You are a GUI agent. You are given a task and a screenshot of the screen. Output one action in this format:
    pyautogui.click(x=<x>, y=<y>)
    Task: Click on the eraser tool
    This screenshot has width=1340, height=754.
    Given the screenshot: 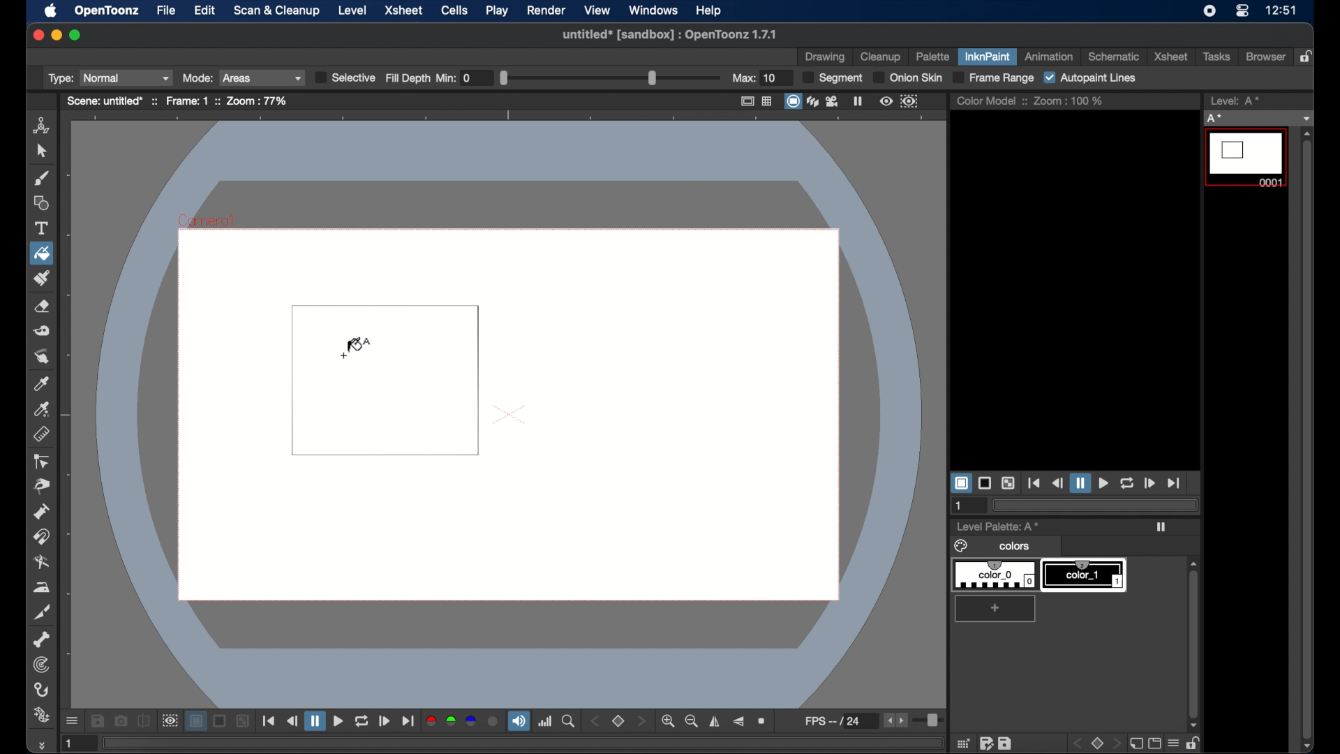 What is the action you would take?
    pyautogui.click(x=42, y=306)
    